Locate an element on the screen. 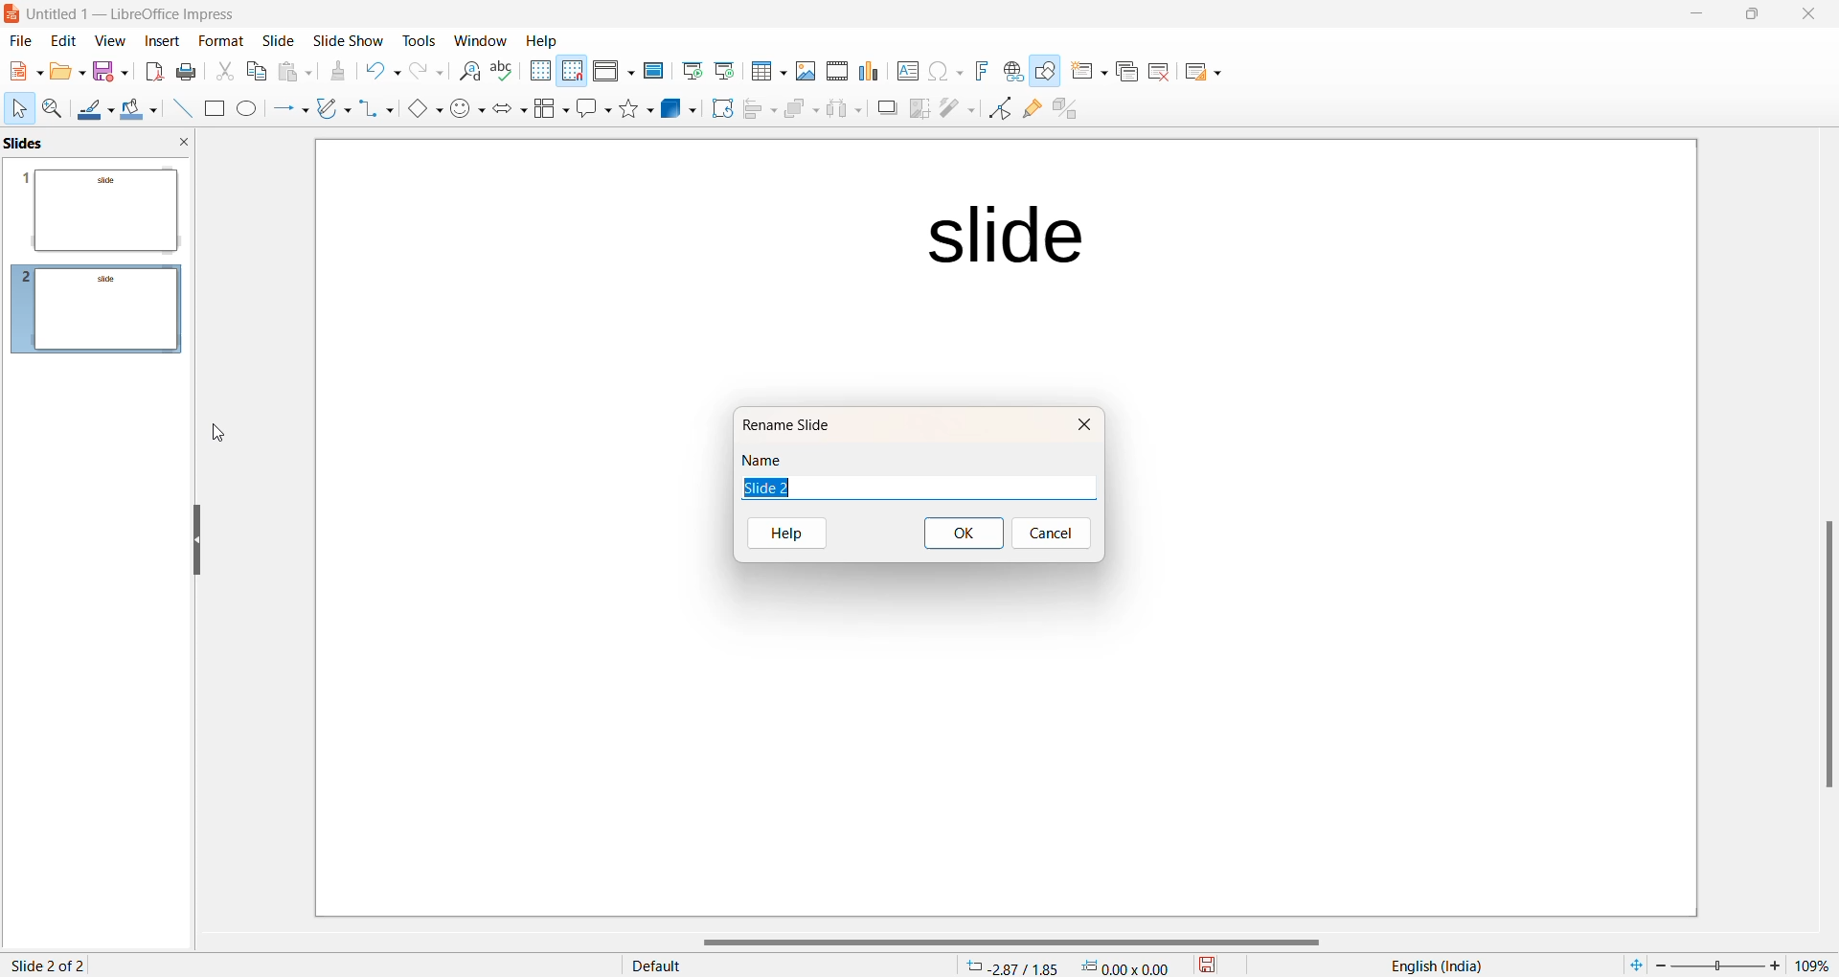 This screenshot has height=977, width=1839. current window: Untitled 1 — LibreOffice Impress is located at coordinates (127, 15).